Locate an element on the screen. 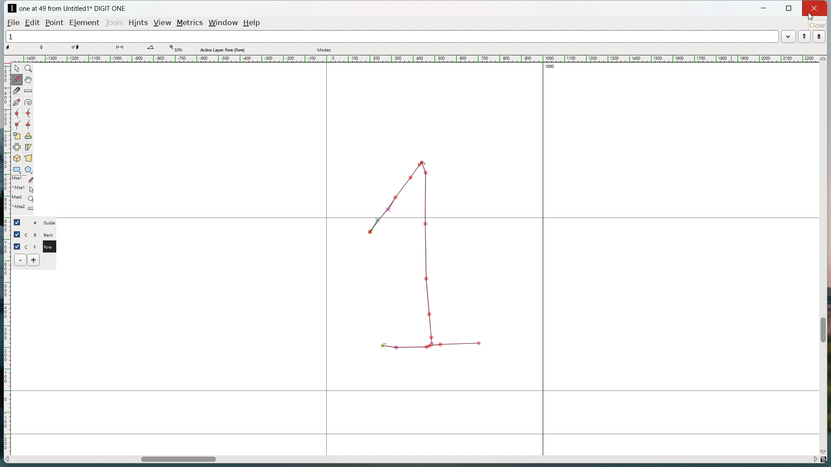  hints is located at coordinates (139, 23).